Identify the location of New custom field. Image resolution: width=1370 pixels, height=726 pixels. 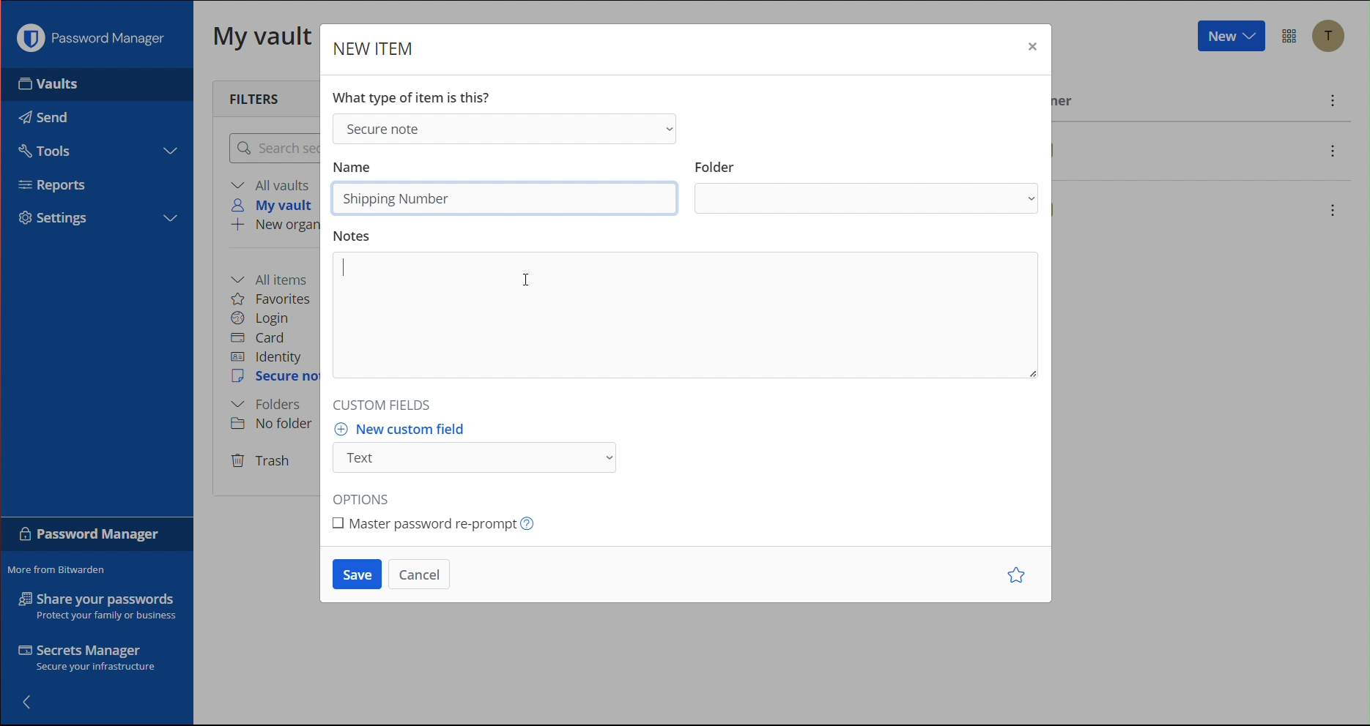
(488, 448).